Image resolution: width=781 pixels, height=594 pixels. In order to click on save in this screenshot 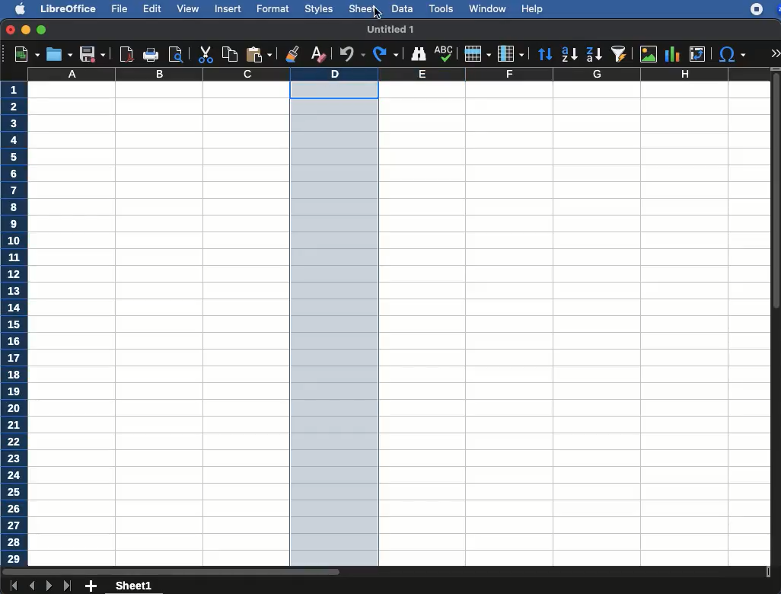, I will do `click(58, 54)`.